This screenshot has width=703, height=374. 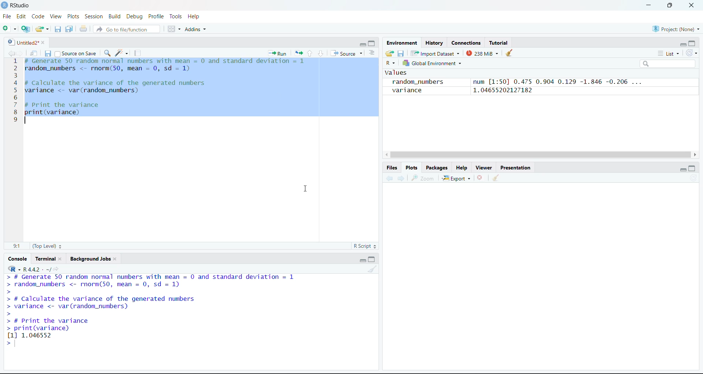 I want to click on Edit, so click(x=21, y=16).